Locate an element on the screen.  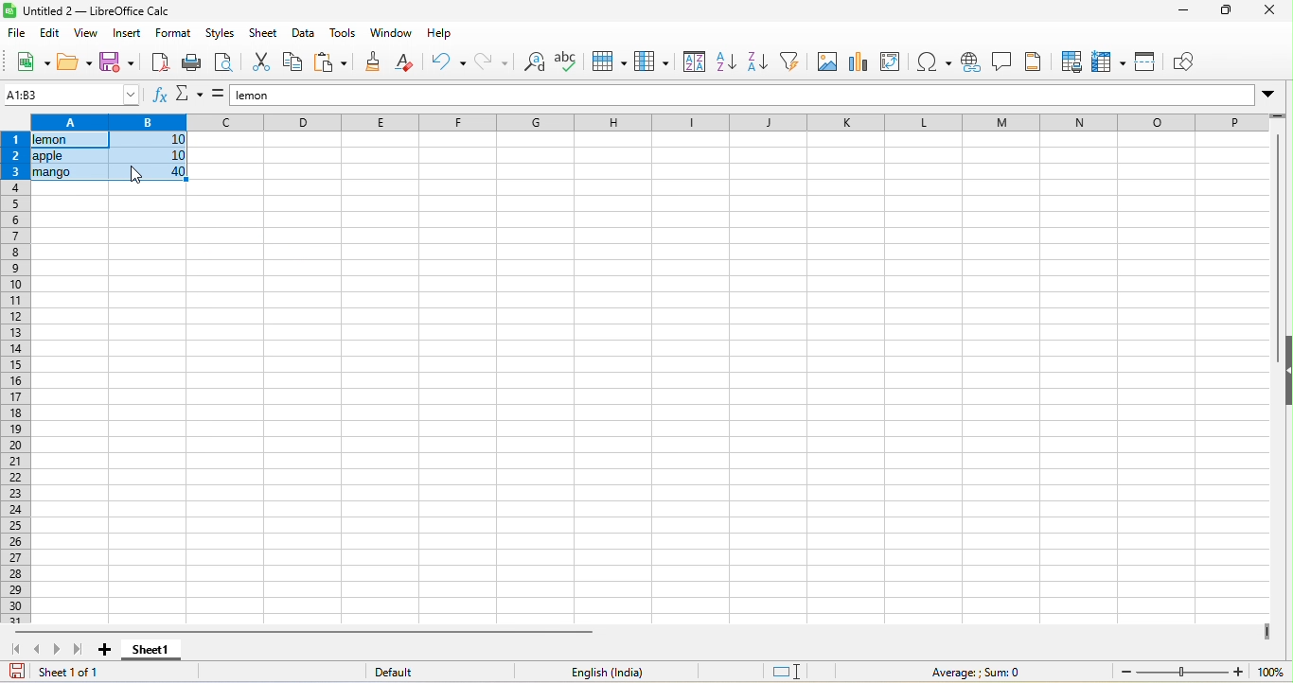
logo is located at coordinates (10, 11).